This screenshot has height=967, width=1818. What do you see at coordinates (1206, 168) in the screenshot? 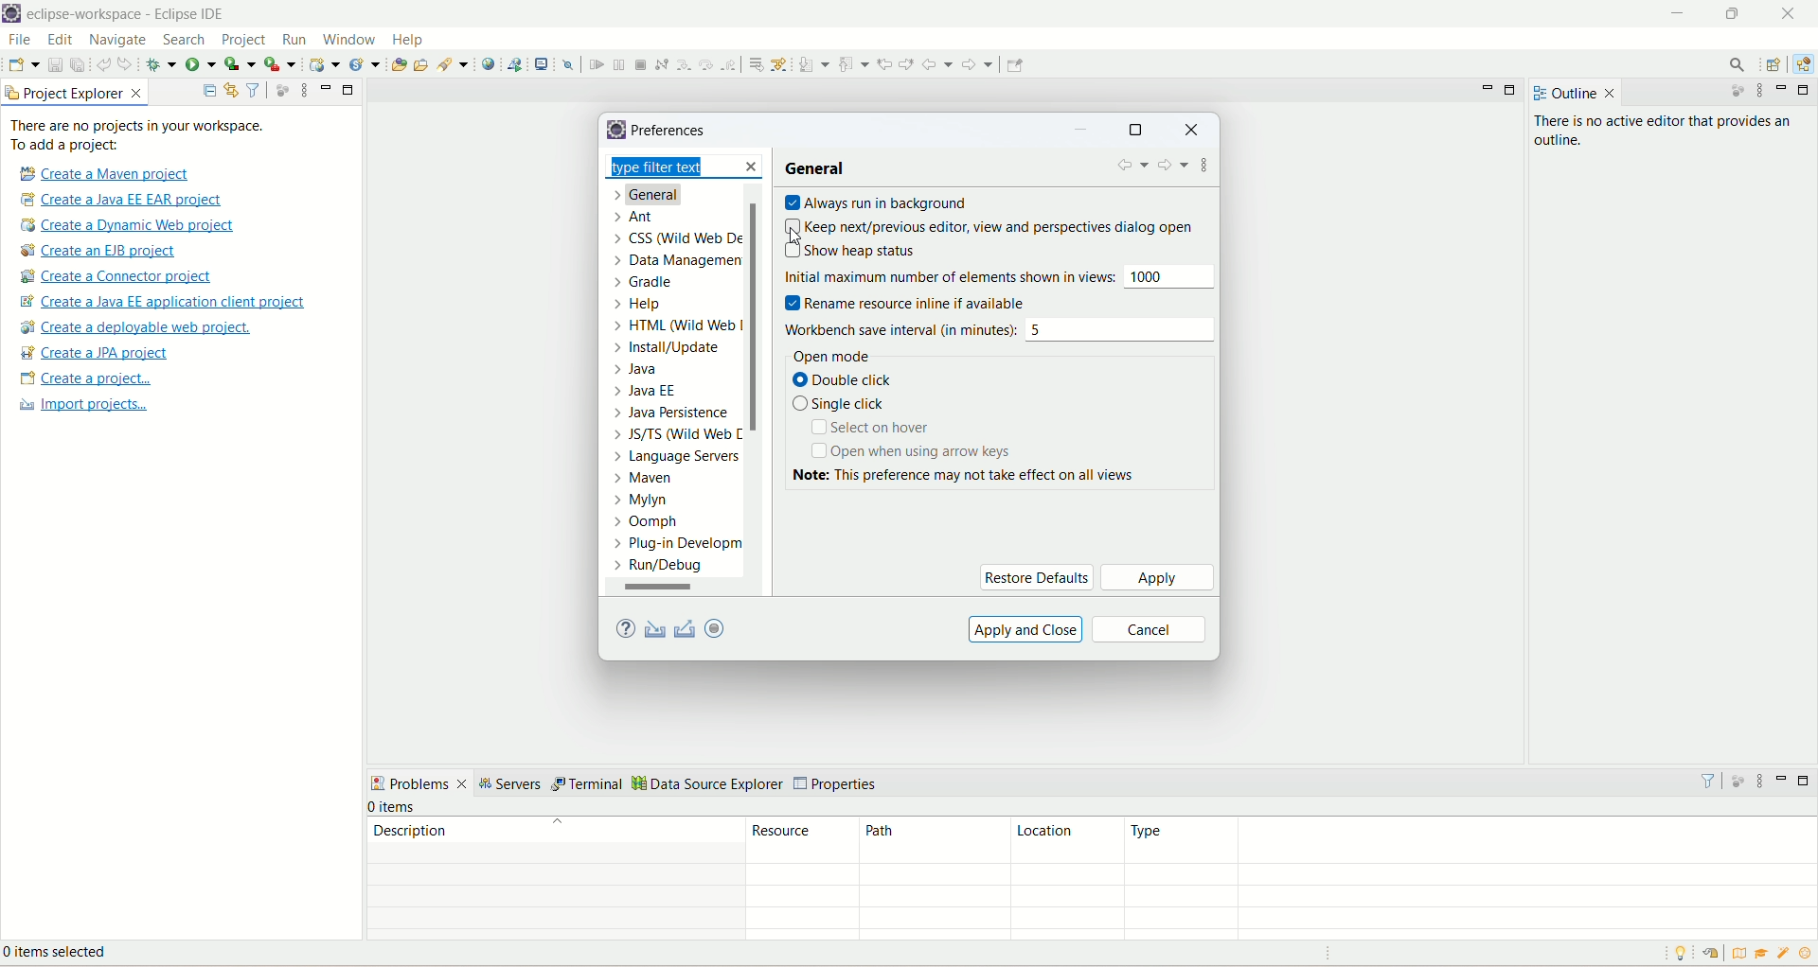
I see `additional dialogue action` at bounding box center [1206, 168].